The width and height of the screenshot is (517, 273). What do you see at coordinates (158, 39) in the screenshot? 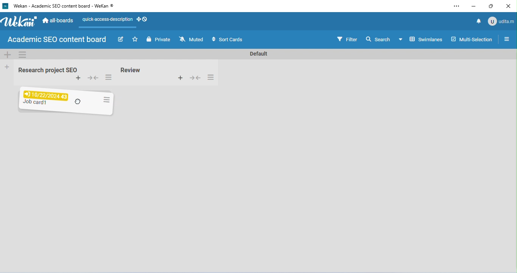
I see `private` at bounding box center [158, 39].